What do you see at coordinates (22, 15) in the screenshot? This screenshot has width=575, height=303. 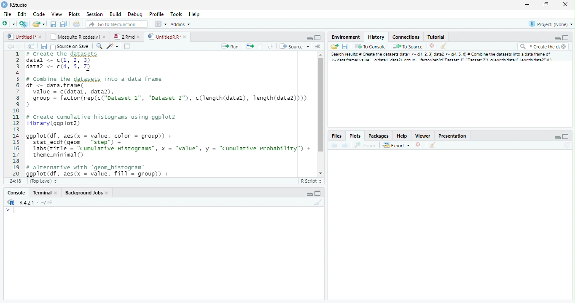 I see `Edit` at bounding box center [22, 15].